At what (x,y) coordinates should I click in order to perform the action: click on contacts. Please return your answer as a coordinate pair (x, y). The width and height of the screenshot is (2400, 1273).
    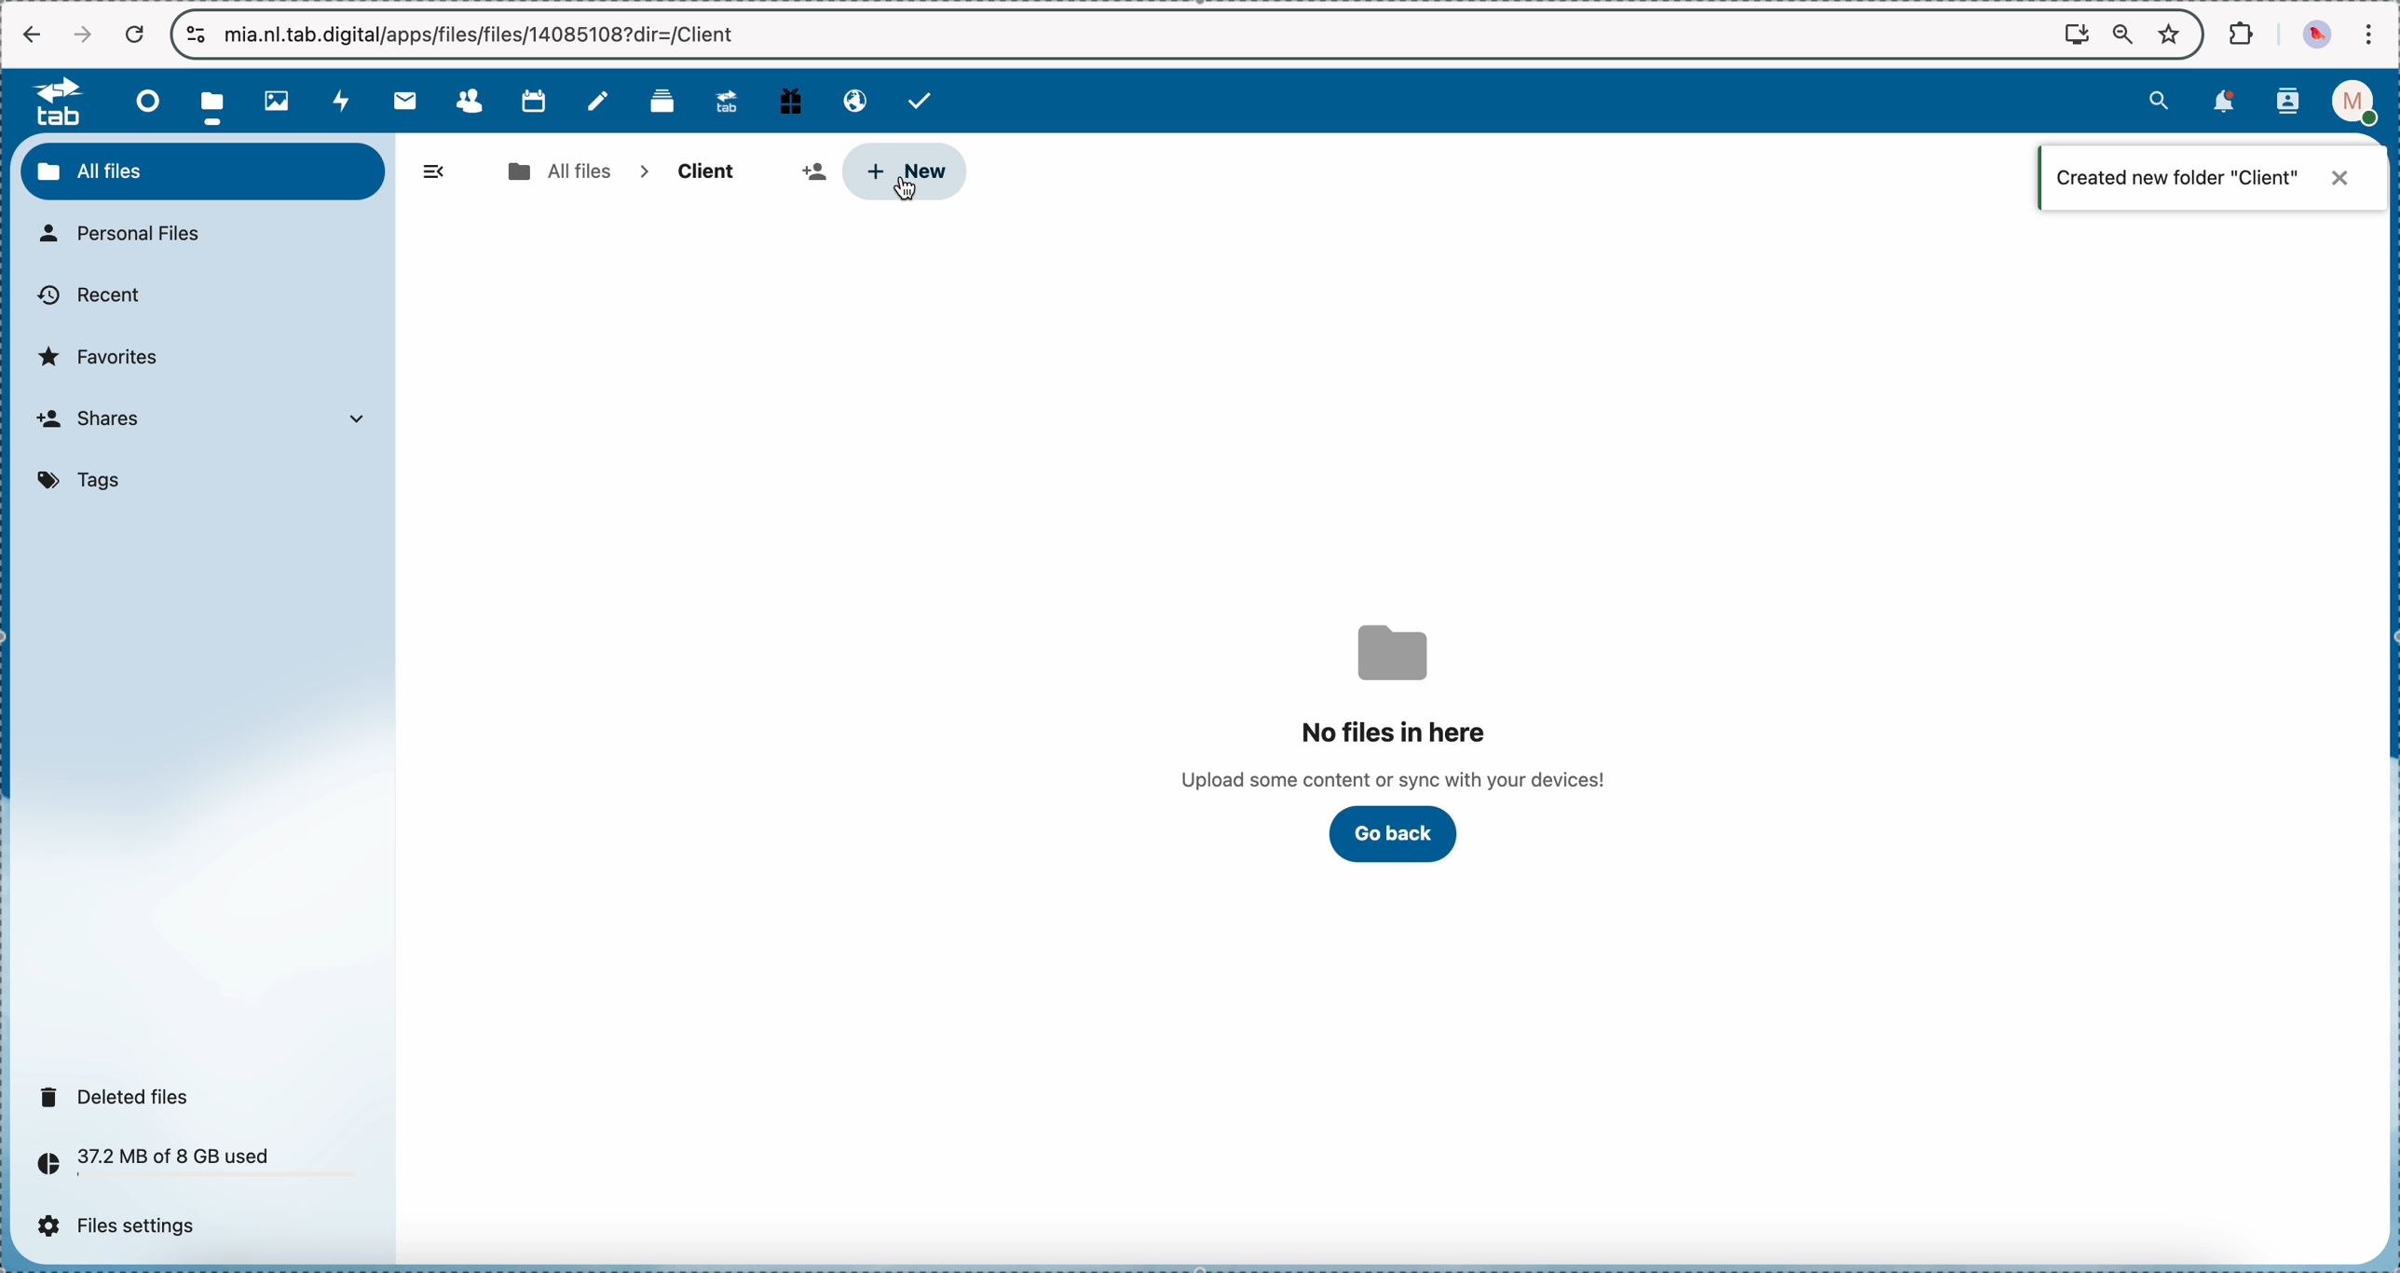
    Looking at the image, I should click on (2288, 103).